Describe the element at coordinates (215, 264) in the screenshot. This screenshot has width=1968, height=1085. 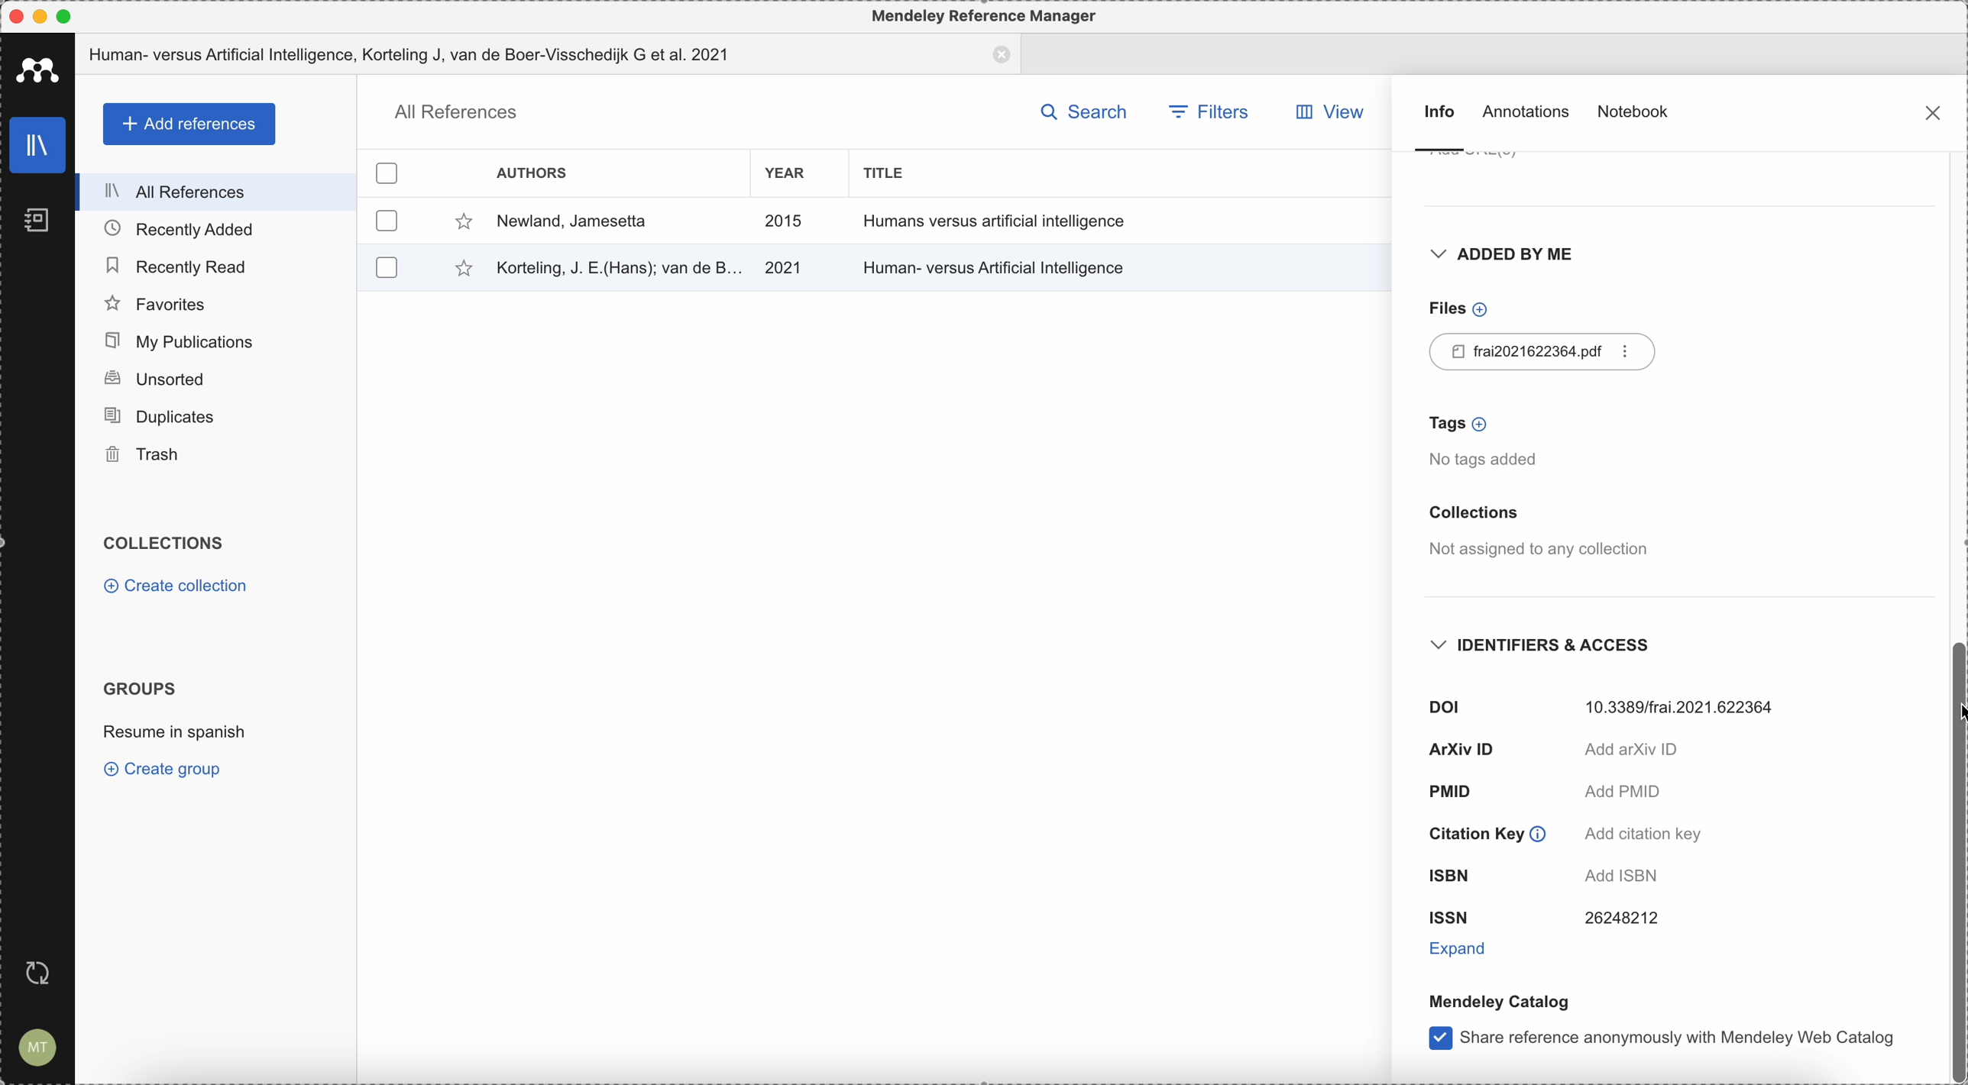
I see `recently read` at that location.